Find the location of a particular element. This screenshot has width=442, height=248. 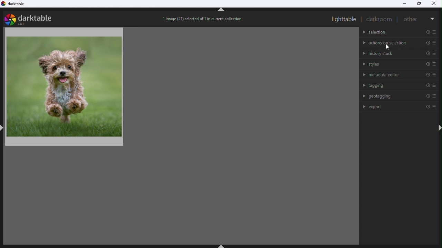

Export is located at coordinates (400, 106).